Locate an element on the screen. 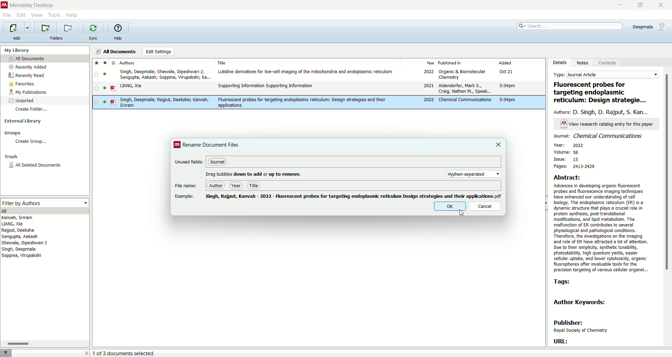  create folder is located at coordinates (32, 111).